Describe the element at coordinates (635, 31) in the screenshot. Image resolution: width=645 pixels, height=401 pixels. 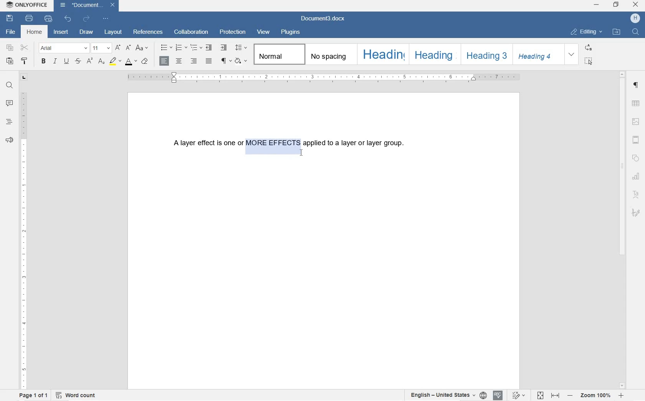
I see `FIND` at that location.